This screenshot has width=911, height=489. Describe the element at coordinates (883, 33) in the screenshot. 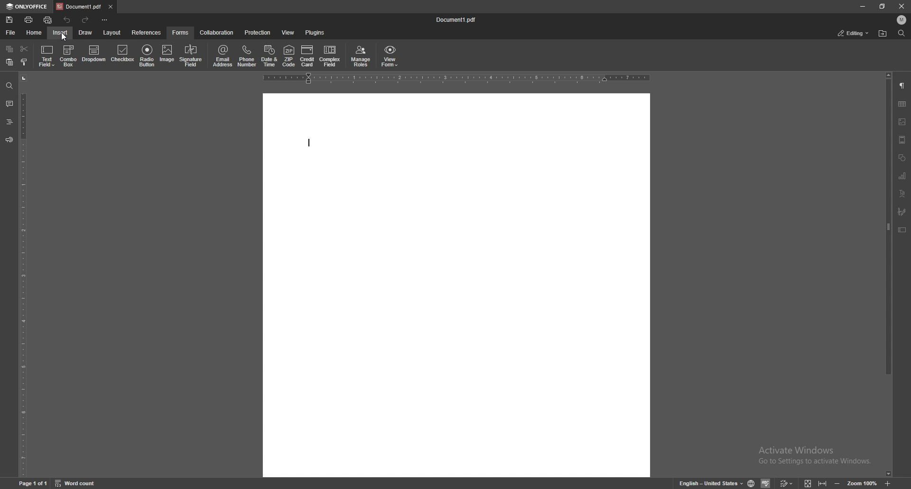

I see `find location` at that location.